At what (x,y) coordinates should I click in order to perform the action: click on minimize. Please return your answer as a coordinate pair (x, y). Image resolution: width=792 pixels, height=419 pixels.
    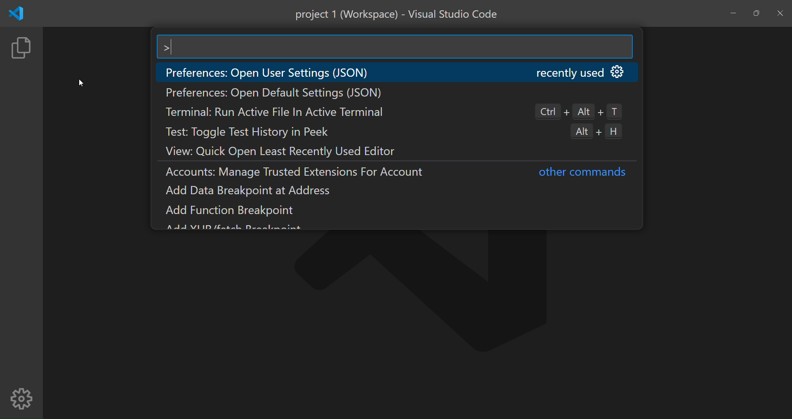
    Looking at the image, I should click on (734, 13).